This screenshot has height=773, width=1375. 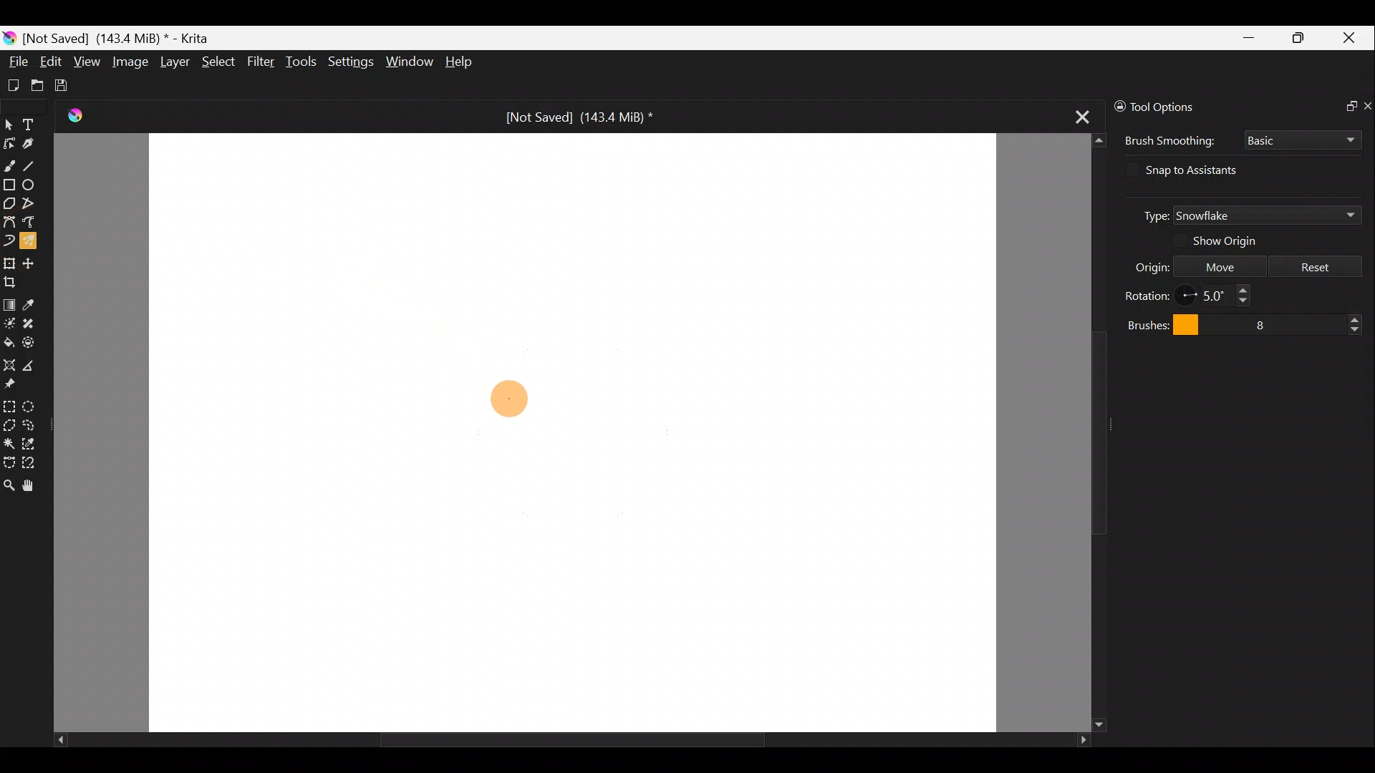 I want to click on View, so click(x=87, y=62).